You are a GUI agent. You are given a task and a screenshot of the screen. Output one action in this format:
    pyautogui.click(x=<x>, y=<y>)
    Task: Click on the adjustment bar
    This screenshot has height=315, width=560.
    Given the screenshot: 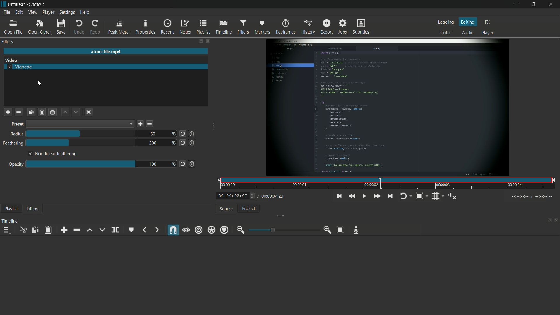 What is the action you would take?
    pyautogui.click(x=283, y=230)
    